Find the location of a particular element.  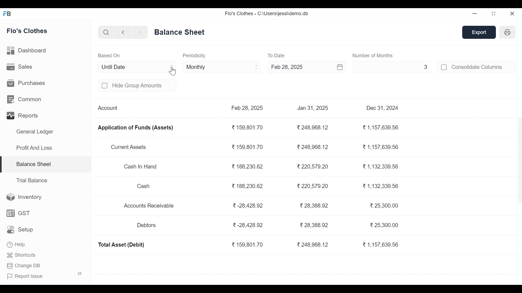

sales is located at coordinates (20, 67).